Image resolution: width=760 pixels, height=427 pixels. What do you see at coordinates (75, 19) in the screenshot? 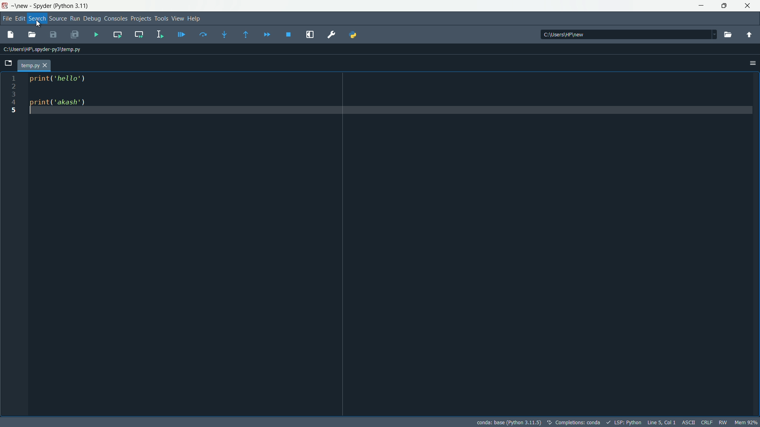
I see `Run Button` at bounding box center [75, 19].